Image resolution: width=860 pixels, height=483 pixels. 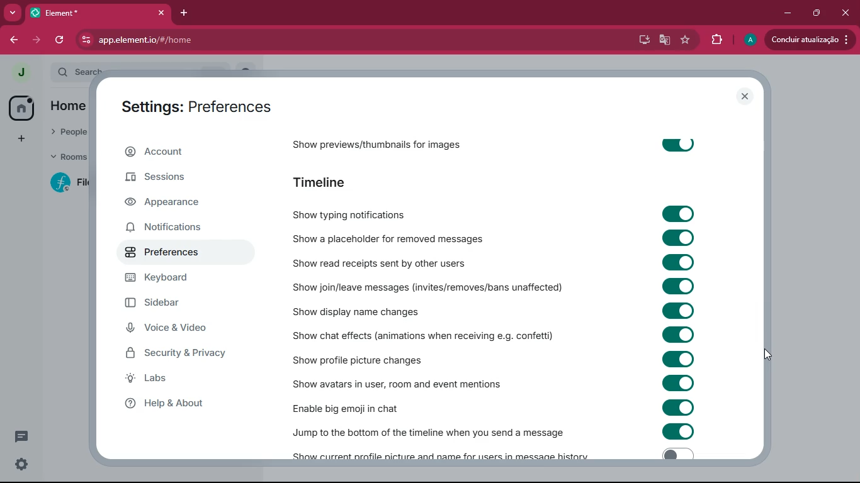 What do you see at coordinates (19, 138) in the screenshot?
I see `add` at bounding box center [19, 138].